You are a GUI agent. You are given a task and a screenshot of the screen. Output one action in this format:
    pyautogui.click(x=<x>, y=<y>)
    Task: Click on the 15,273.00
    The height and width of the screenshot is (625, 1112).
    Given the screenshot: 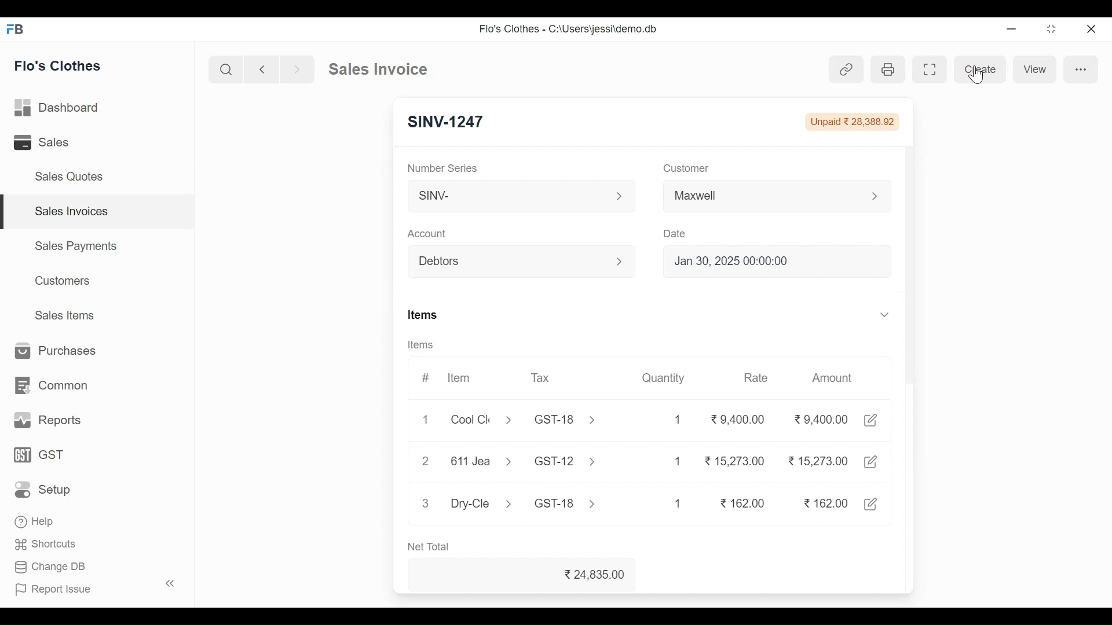 What is the action you would take?
    pyautogui.click(x=735, y=460)
    